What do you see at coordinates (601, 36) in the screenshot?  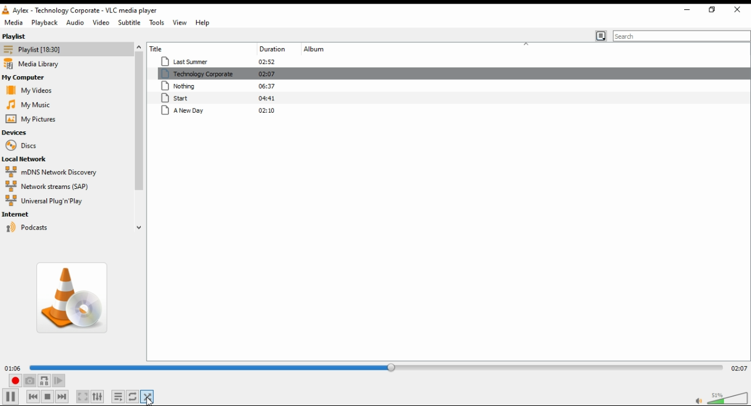 I see `toggle playlistview` at bounding box center [601, 36].